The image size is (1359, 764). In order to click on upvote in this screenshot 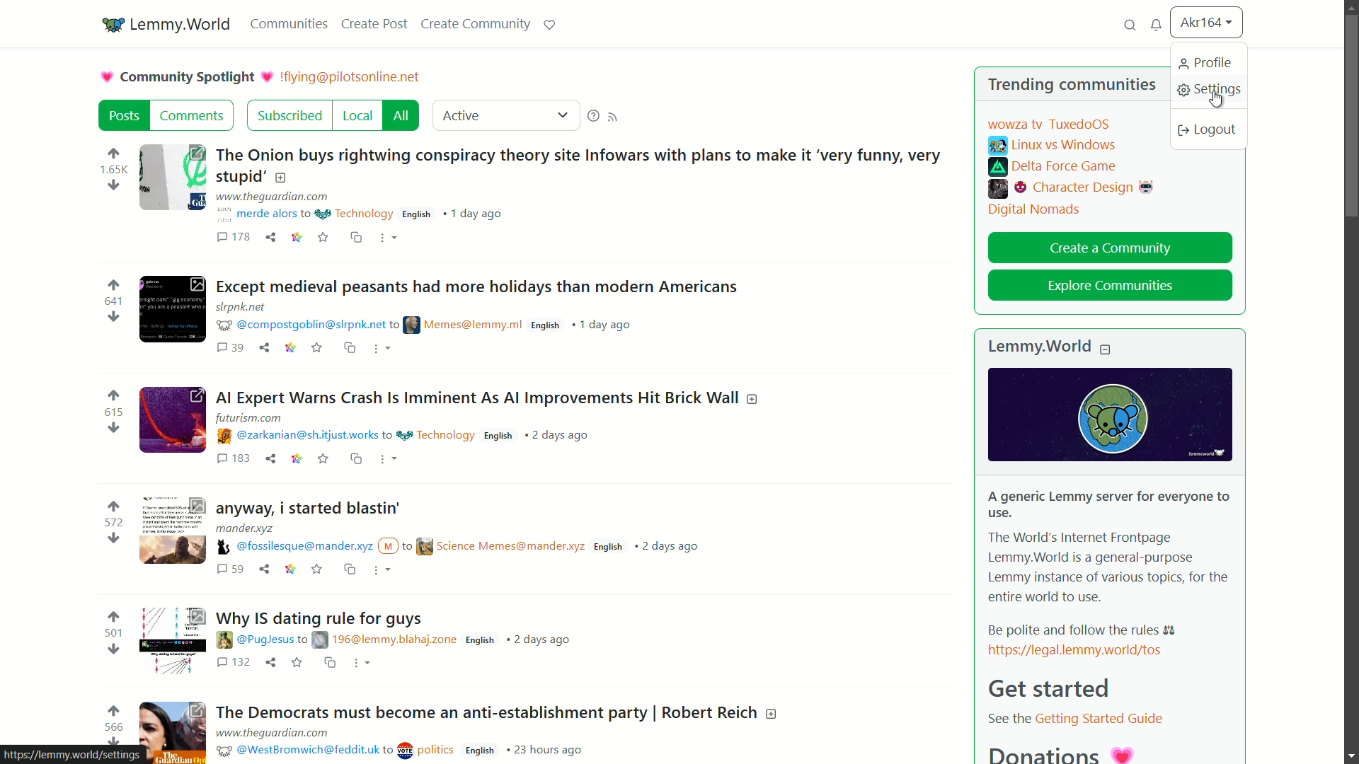, I will do `click(112, 710)`.